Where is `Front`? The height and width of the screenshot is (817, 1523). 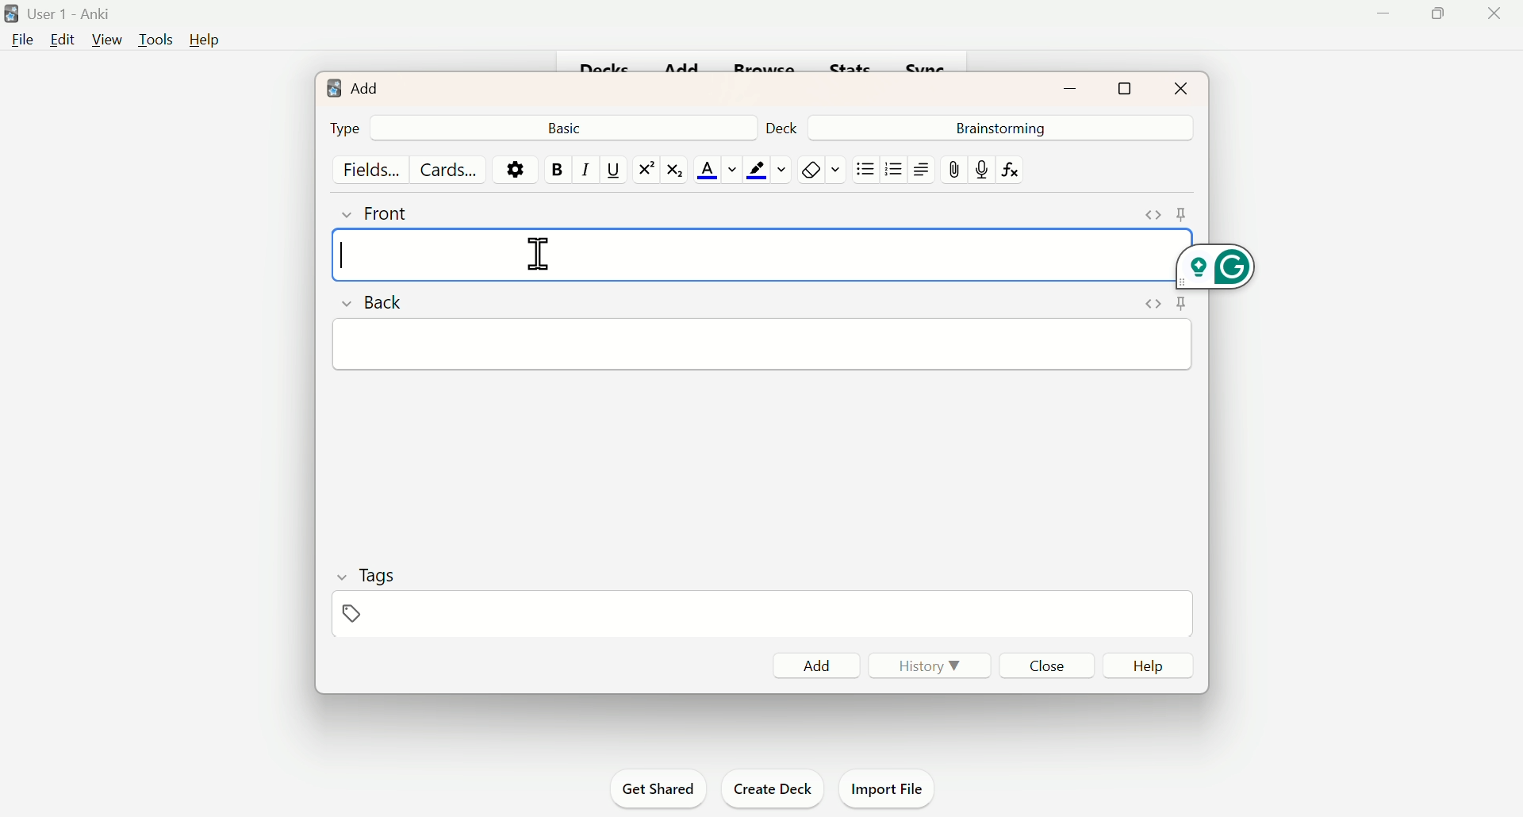 Front is located at coordinates (391, 211).